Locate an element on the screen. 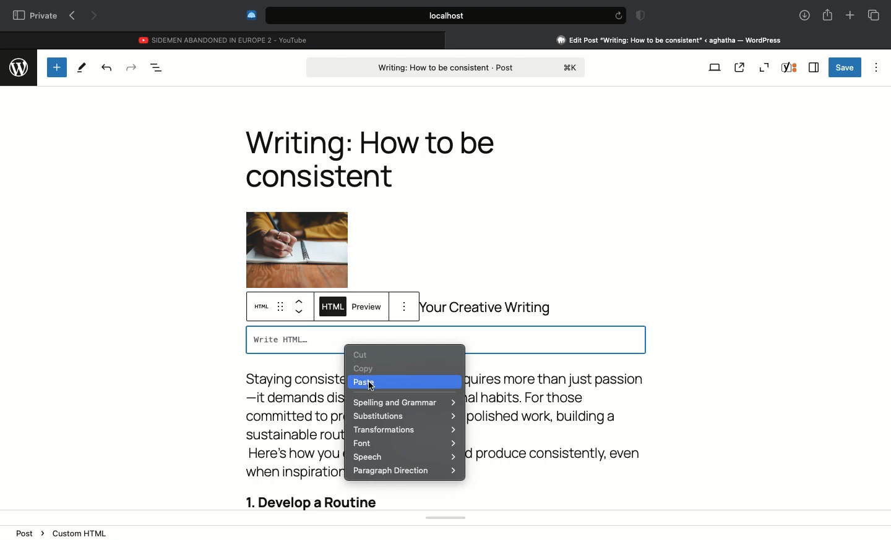 This screenshot has height=540, width=891. Post is located at coordinates (447, 66).